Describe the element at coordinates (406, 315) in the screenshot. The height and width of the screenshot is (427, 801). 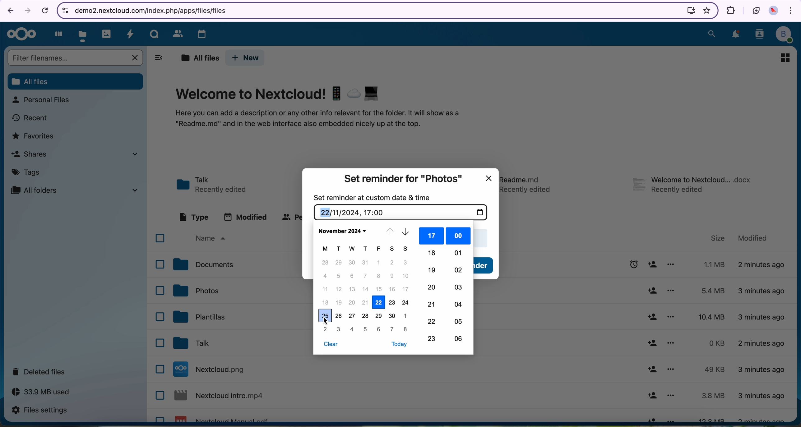
I see `1` at that location.